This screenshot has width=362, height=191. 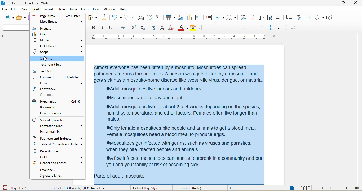 What do you see at coordinates (92, 17) in the screenshot?
I see `paste` at bounding box center [92, 17].